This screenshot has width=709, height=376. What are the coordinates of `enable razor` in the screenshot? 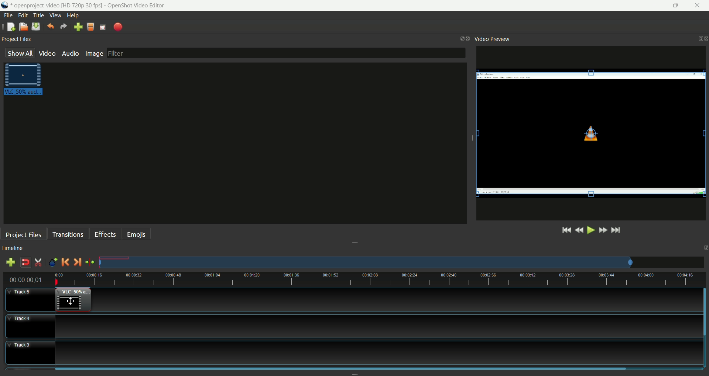 It's located at (37, 262).